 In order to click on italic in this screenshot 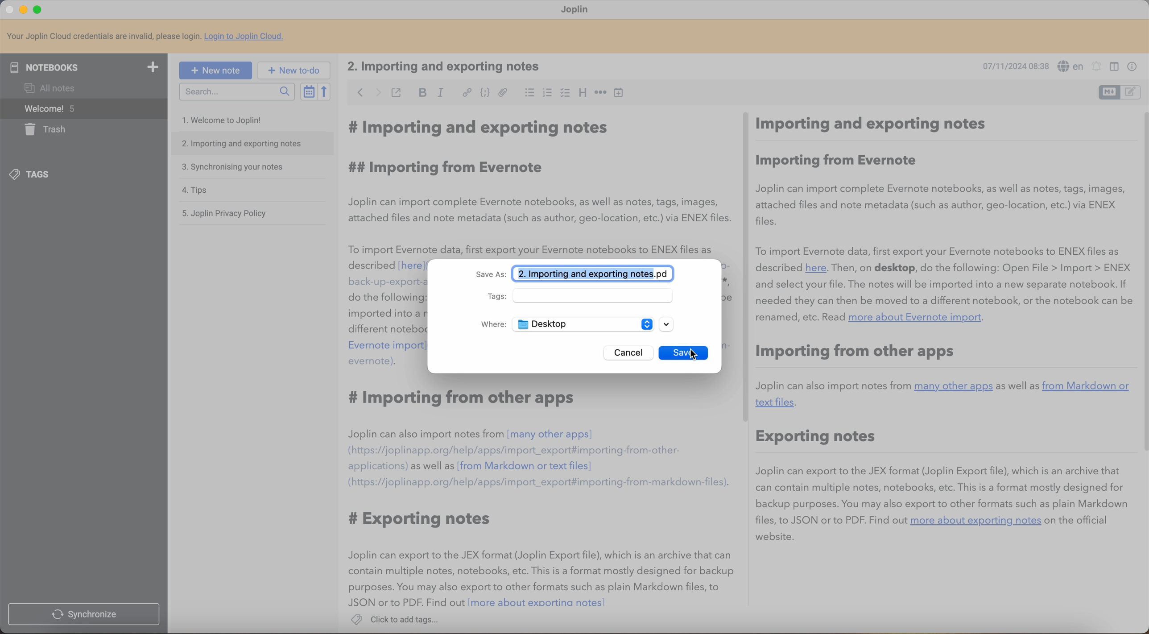, I will do `click(442, 93)`.